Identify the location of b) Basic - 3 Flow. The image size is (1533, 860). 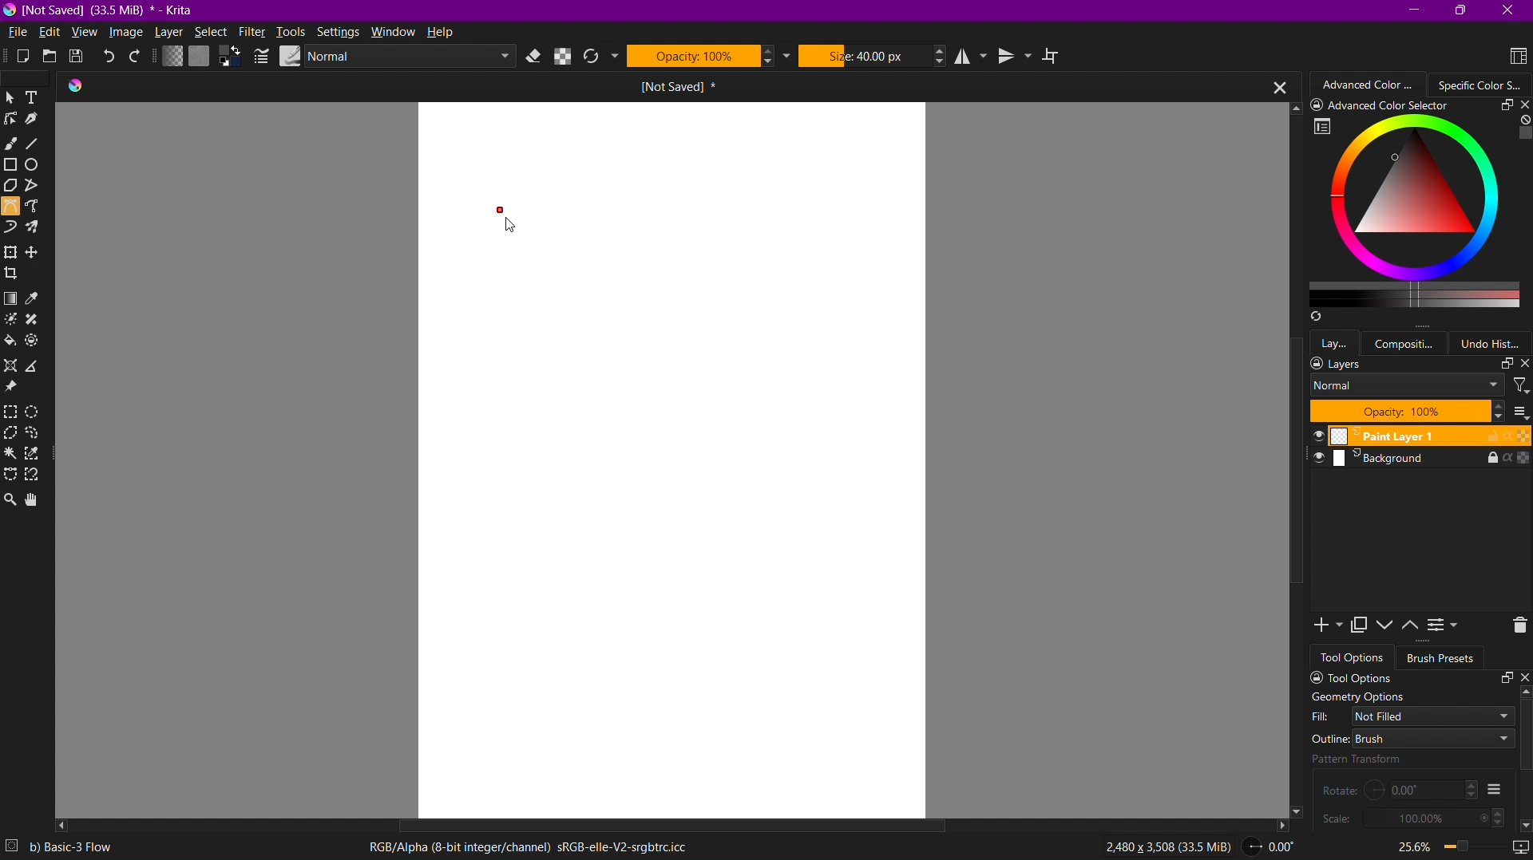
(80, 847).